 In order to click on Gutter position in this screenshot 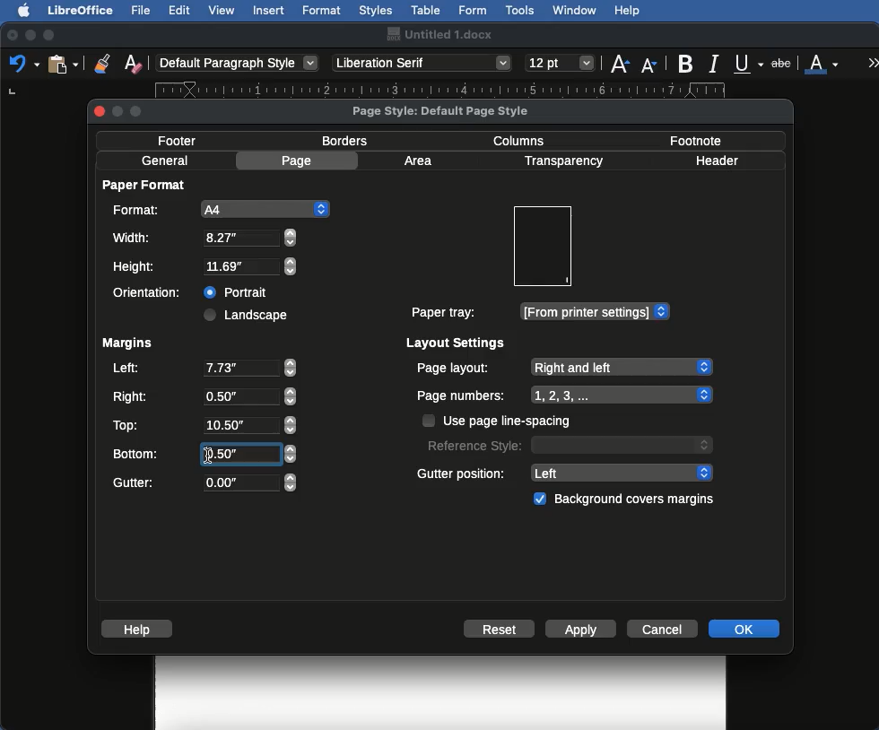, I will do `click(566, 472)`.